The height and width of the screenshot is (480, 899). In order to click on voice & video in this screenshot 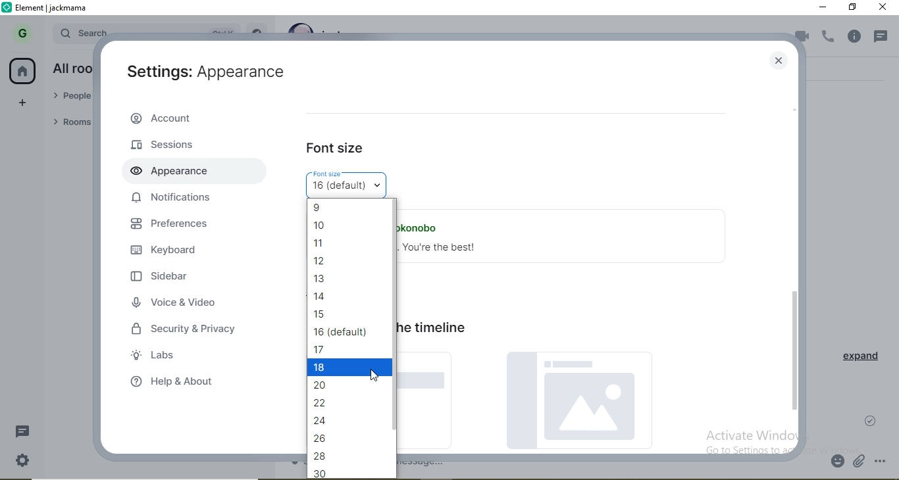, I will do `click(175, 303)`.